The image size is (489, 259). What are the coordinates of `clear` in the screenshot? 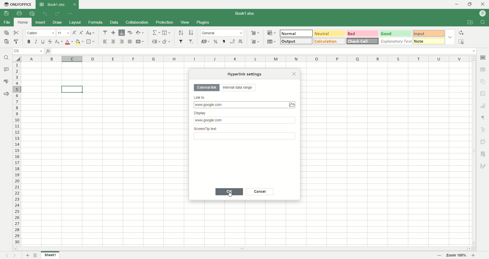 It's located at (168, 41).